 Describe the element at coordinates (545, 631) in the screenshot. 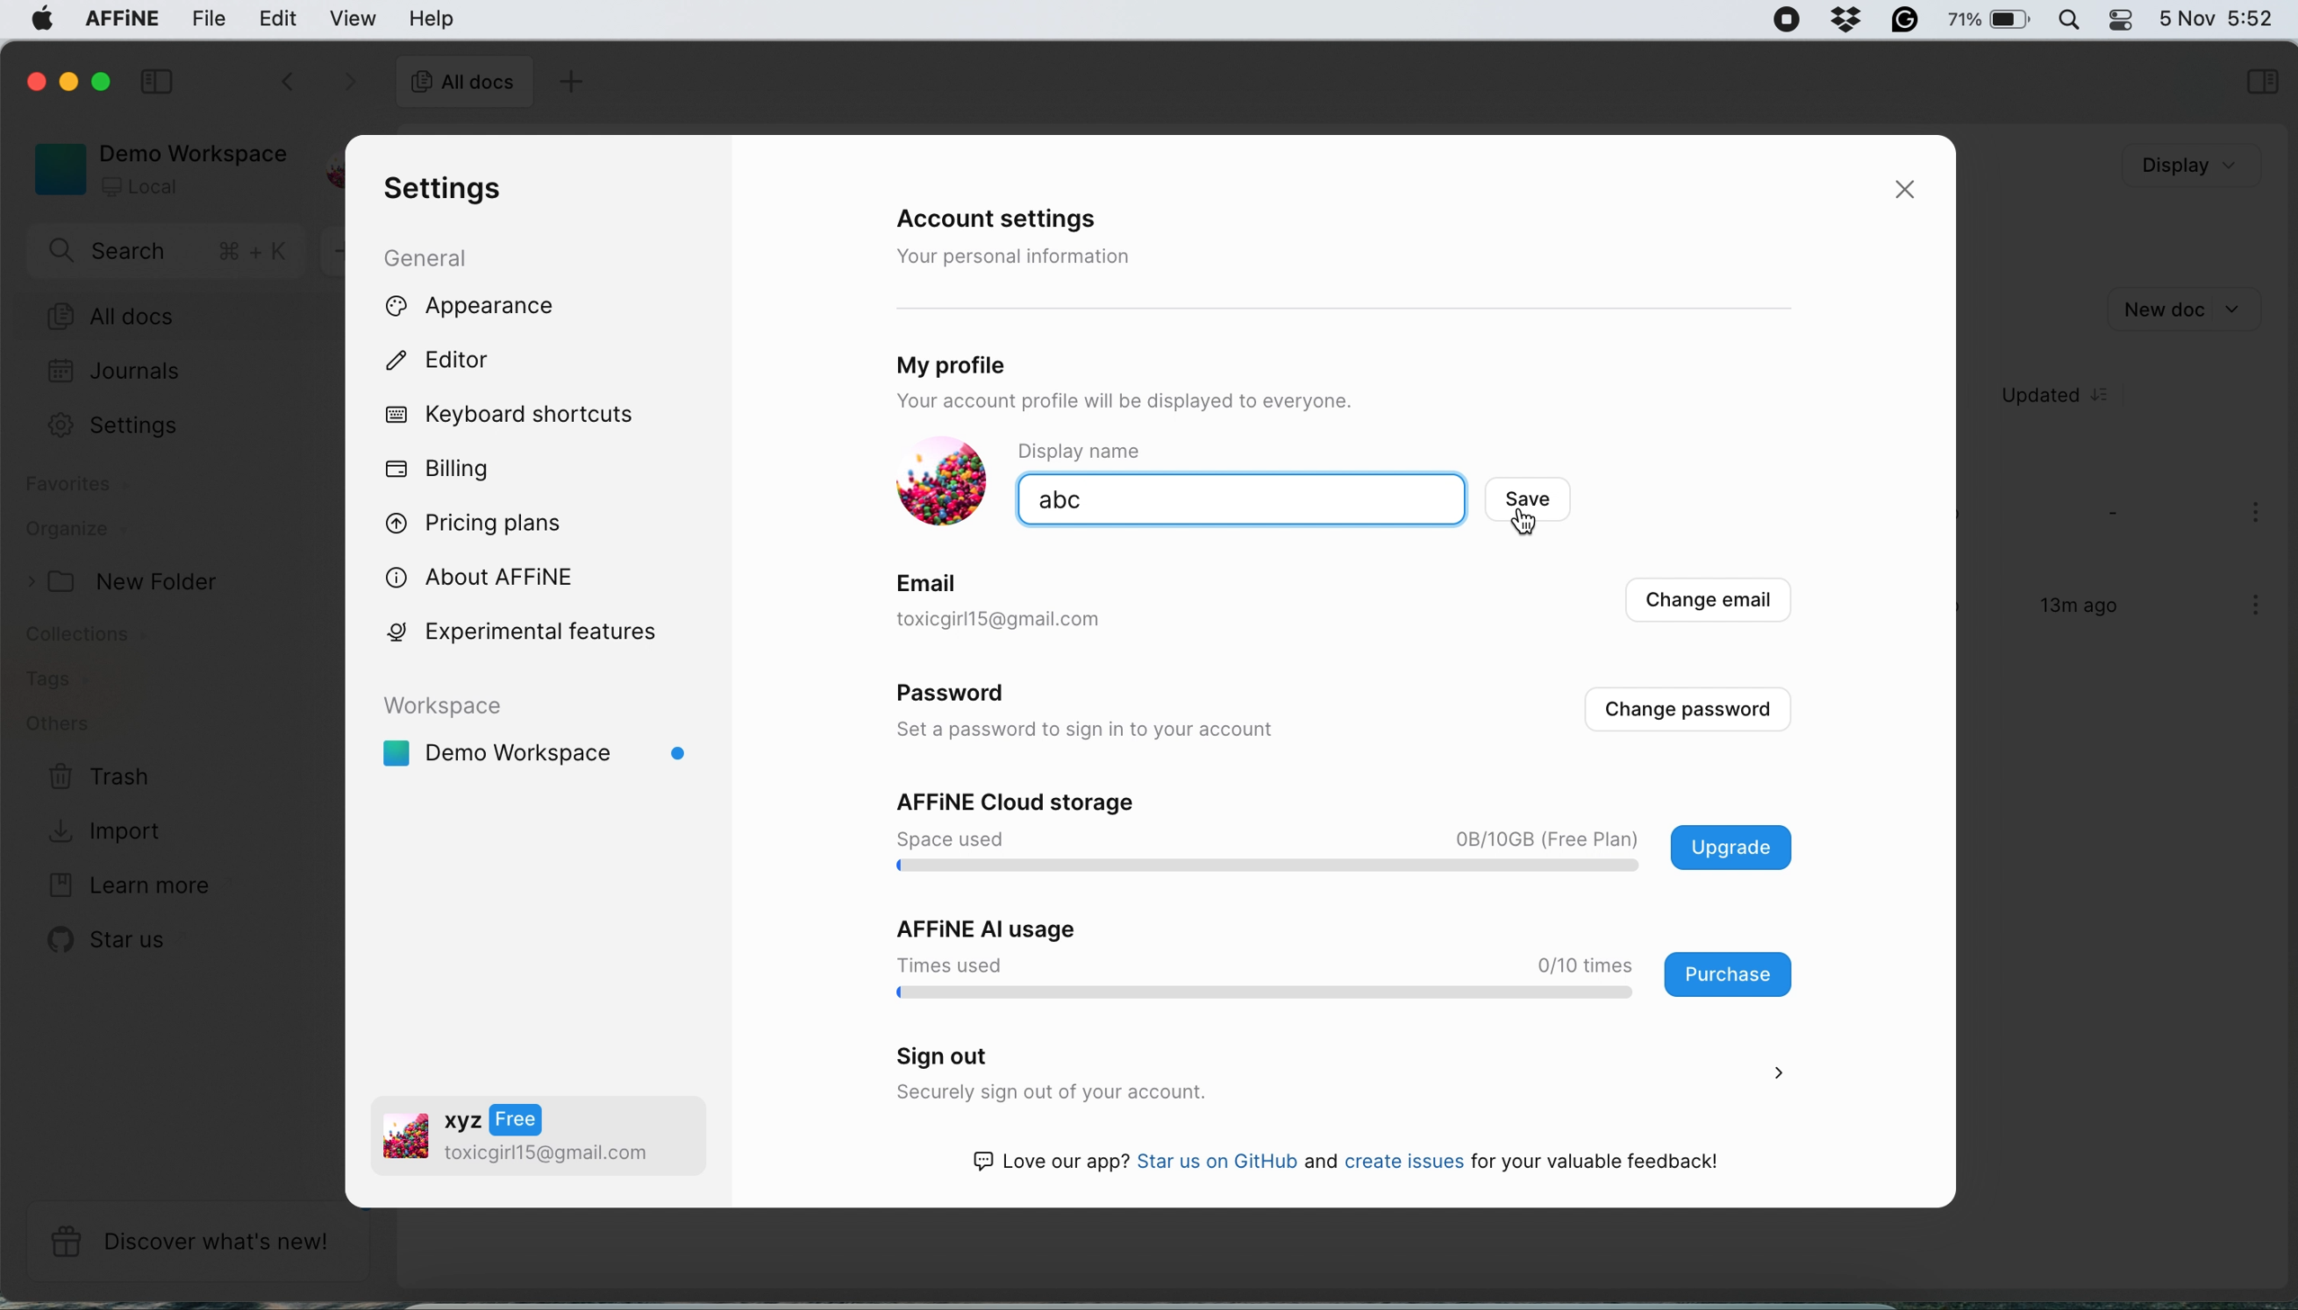

I see `experimental features` at that location.